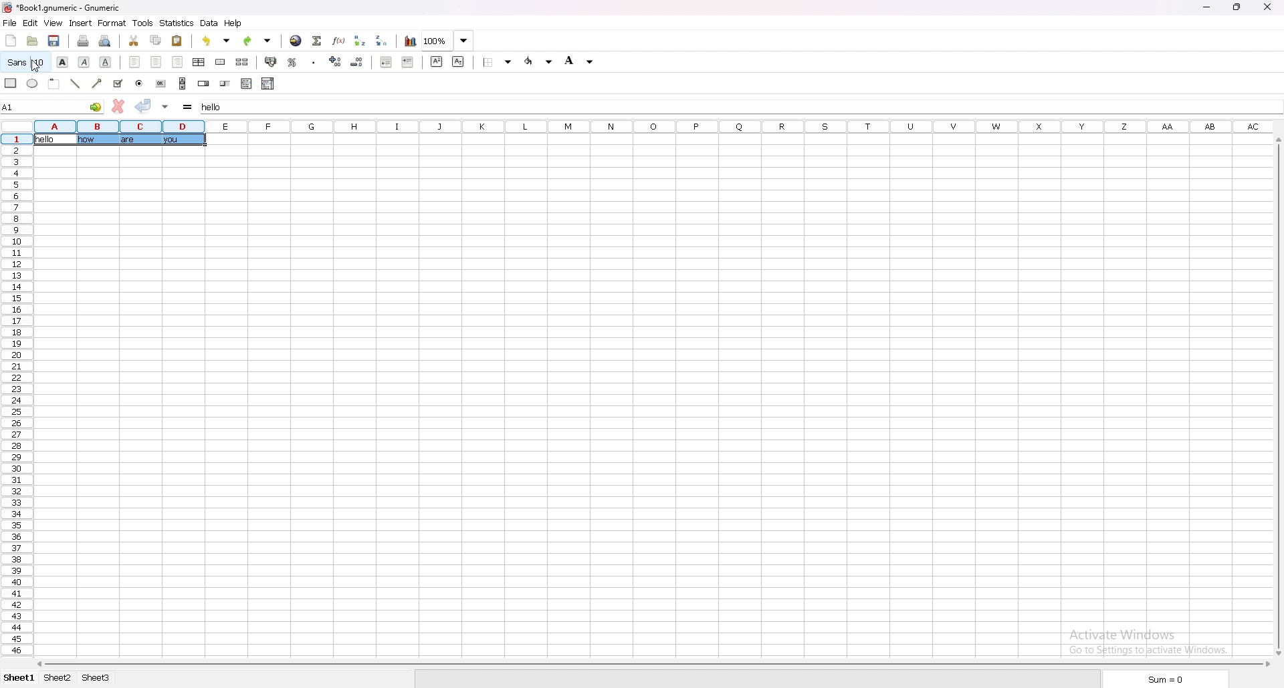 The width and height of the screenshot is (1284, 688). I want to click on left align, so click(135, 62).